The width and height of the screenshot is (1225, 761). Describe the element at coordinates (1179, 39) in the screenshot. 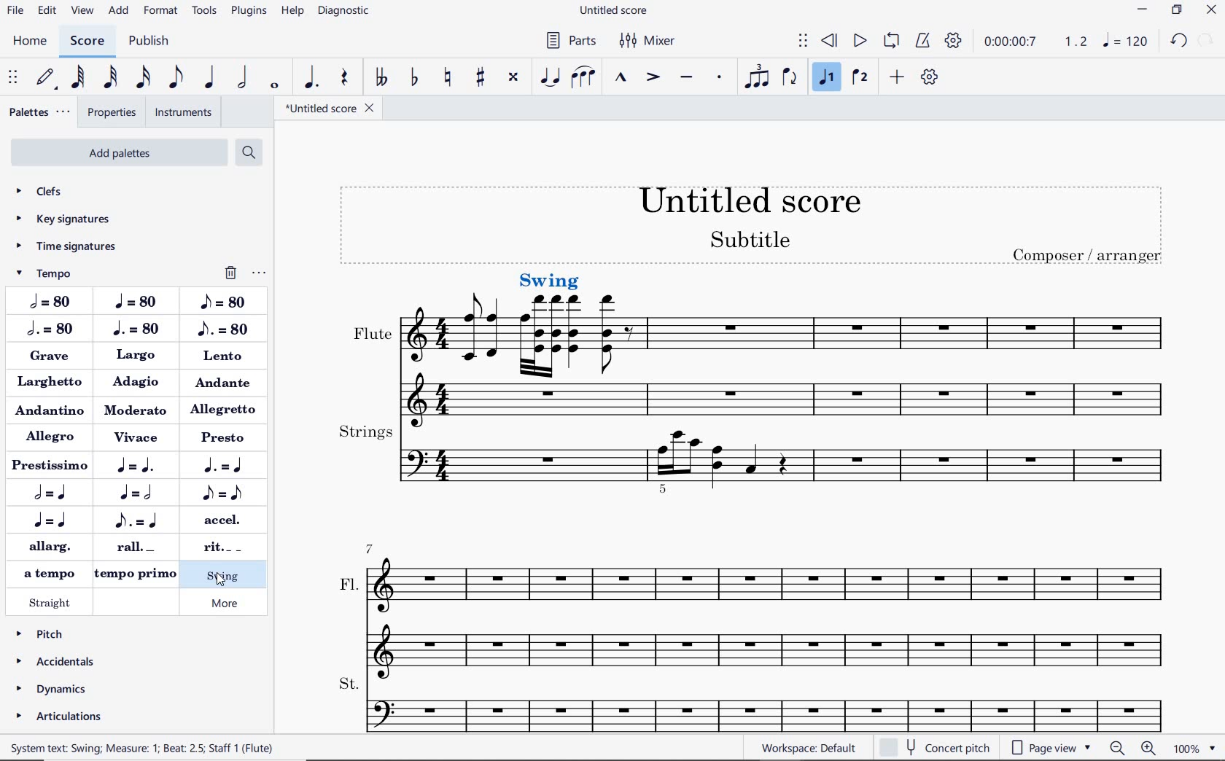

I see `undo` at that location.